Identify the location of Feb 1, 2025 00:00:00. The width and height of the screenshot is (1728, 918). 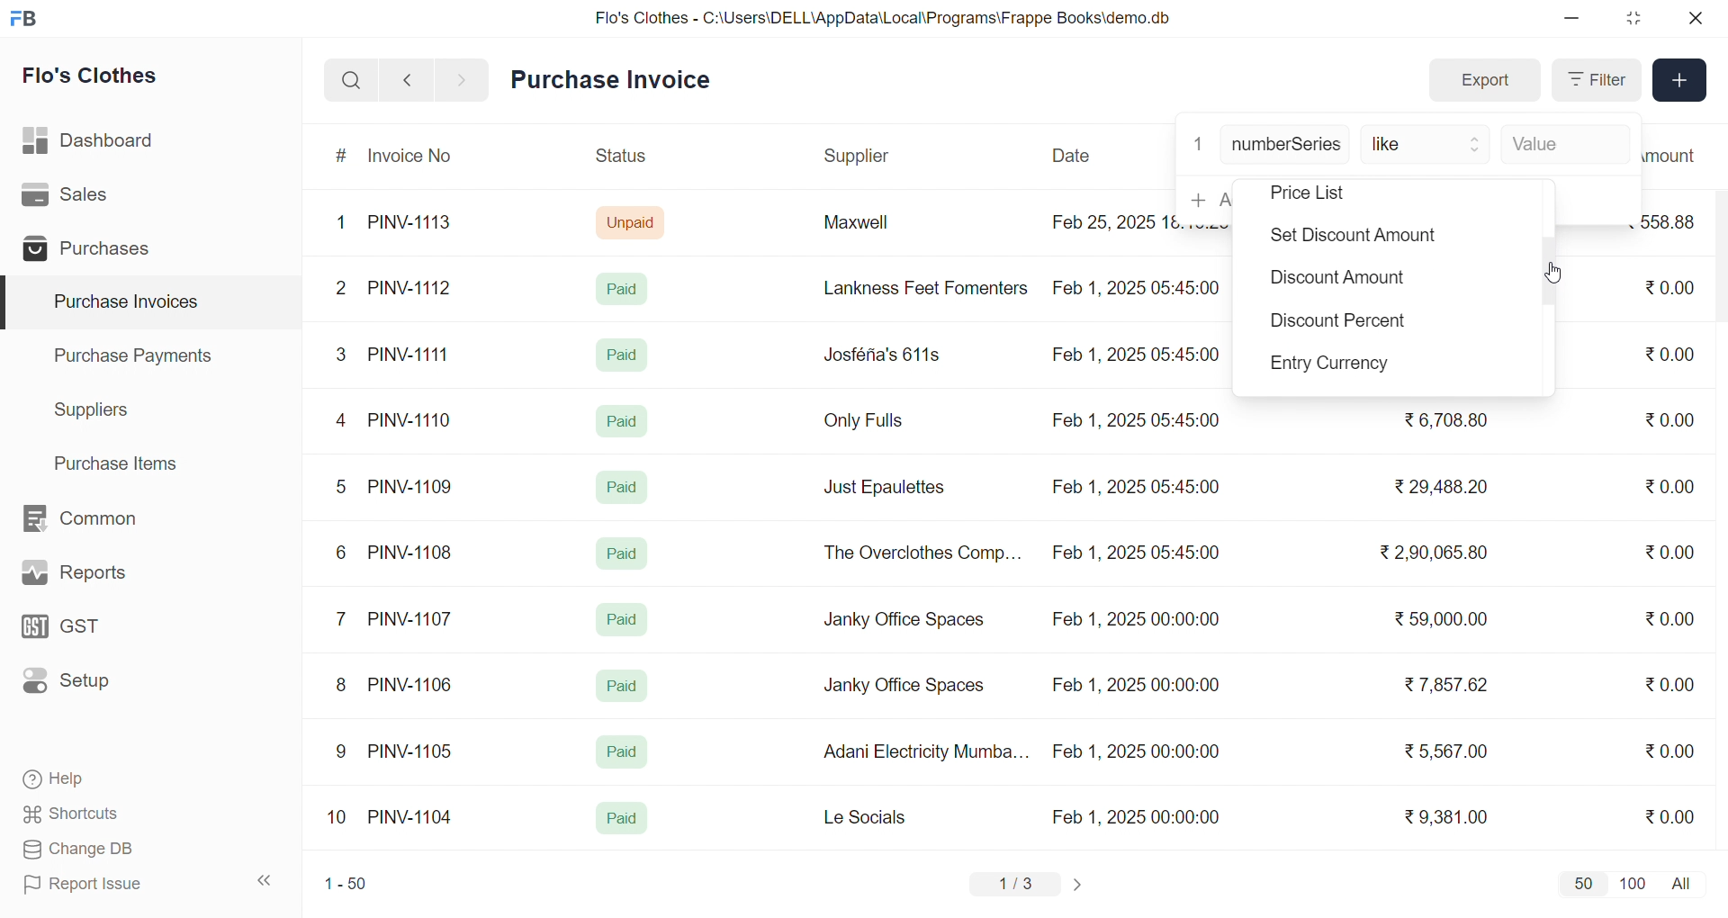
(1138, 816).